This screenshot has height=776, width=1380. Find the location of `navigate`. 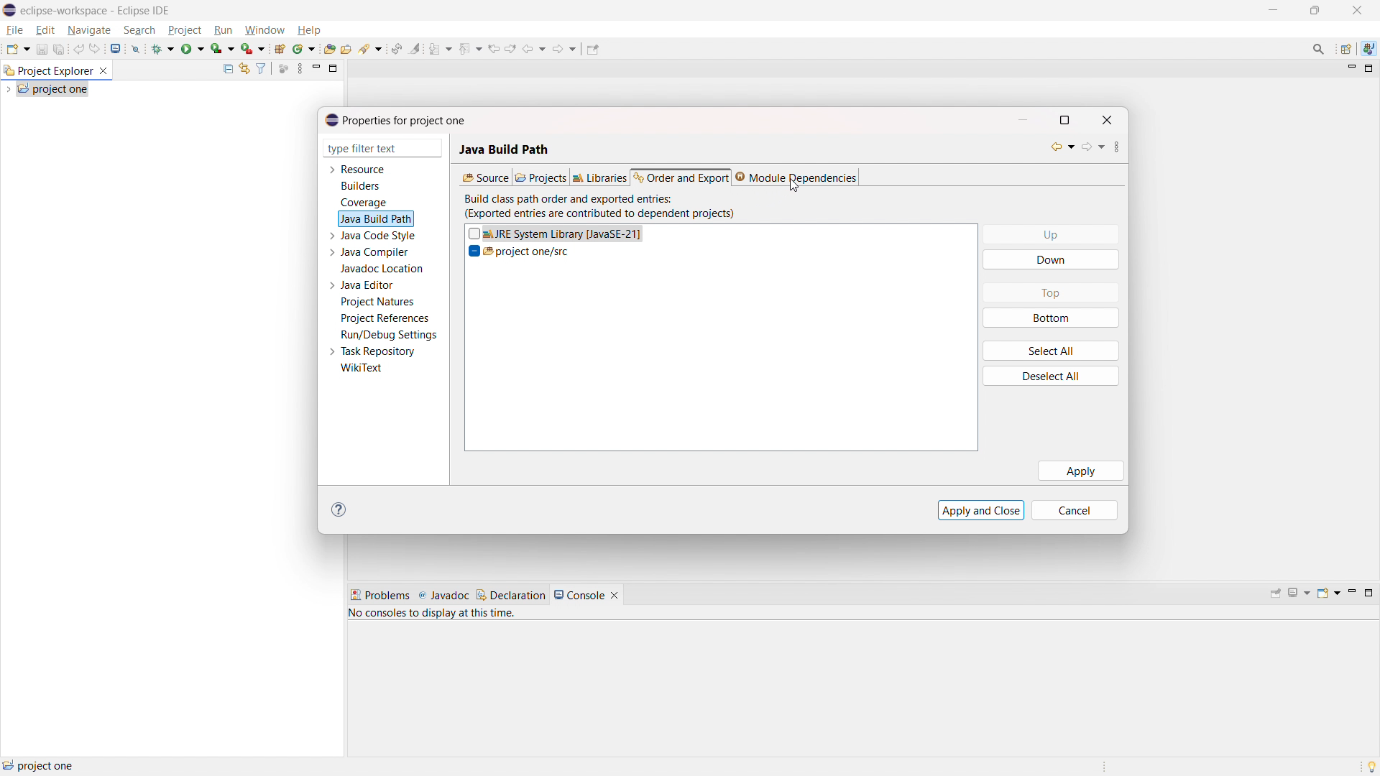

navigate is located at coordinates (88, 29).